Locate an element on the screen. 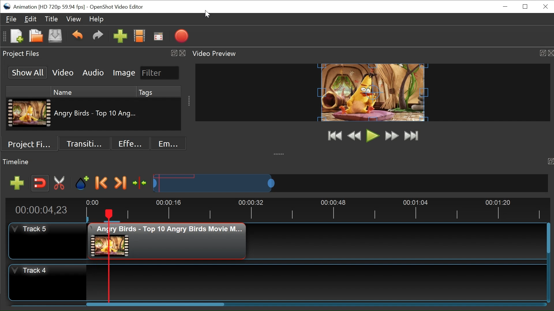  New Project is located at coordinates (16, 35).